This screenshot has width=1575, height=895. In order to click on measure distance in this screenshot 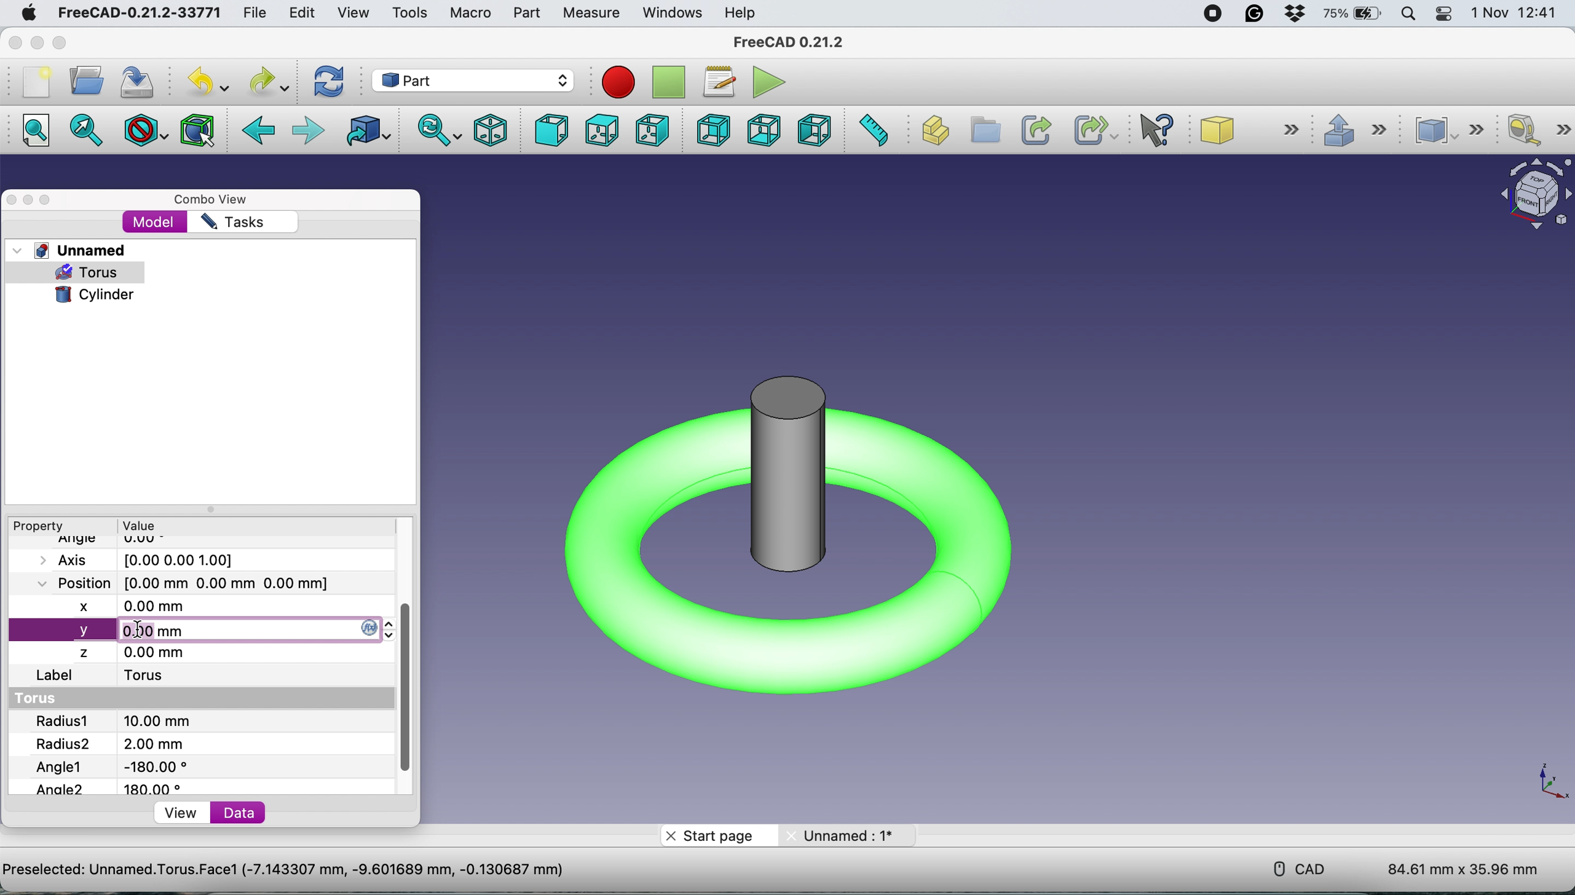, I will do `click(875, 130)`.